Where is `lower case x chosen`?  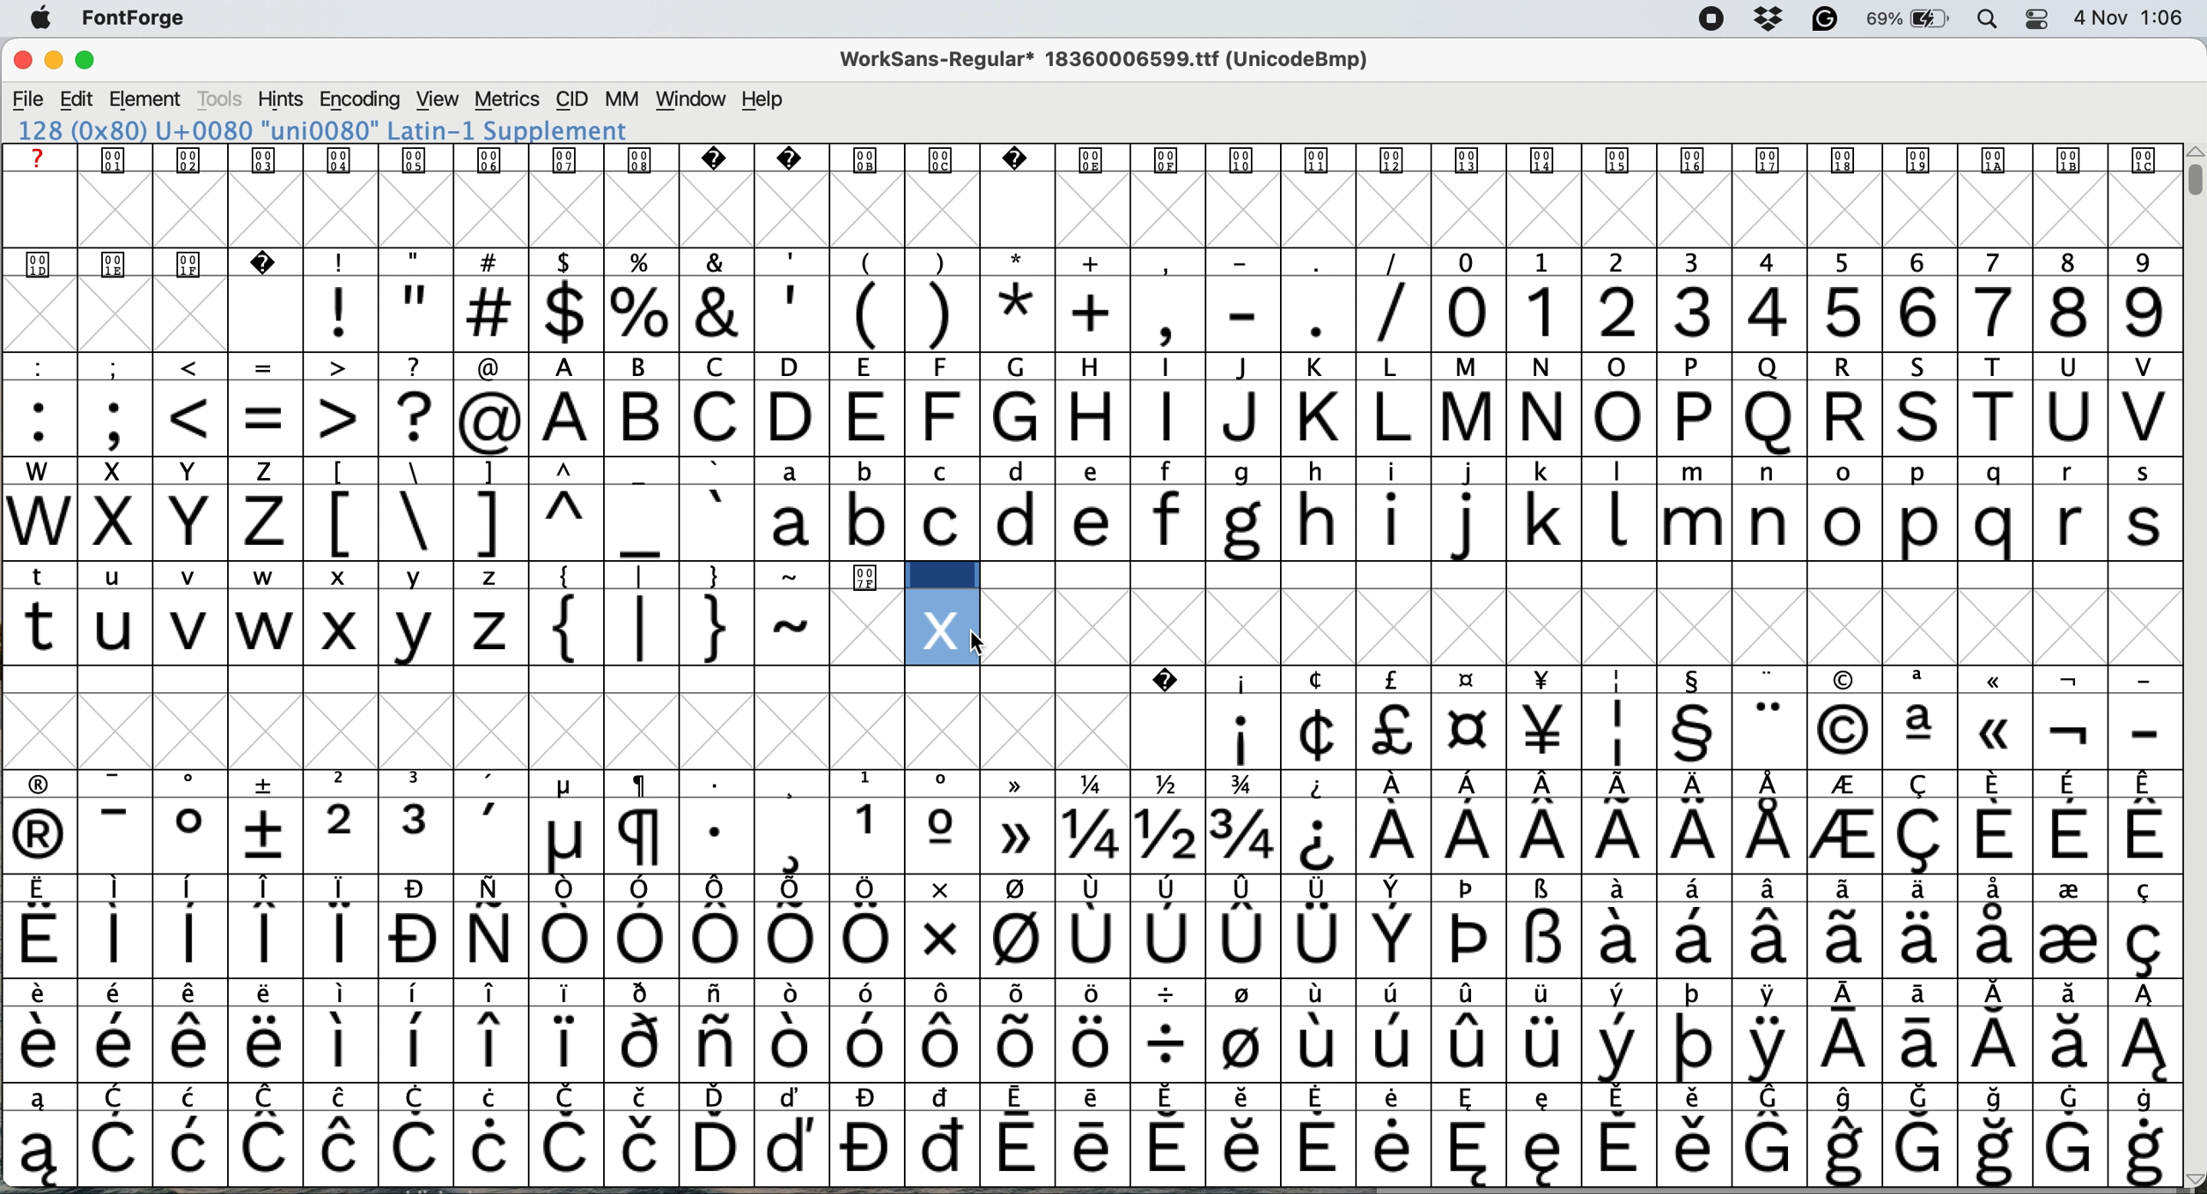
lower case x chosen is located at coordinates (339, 626).